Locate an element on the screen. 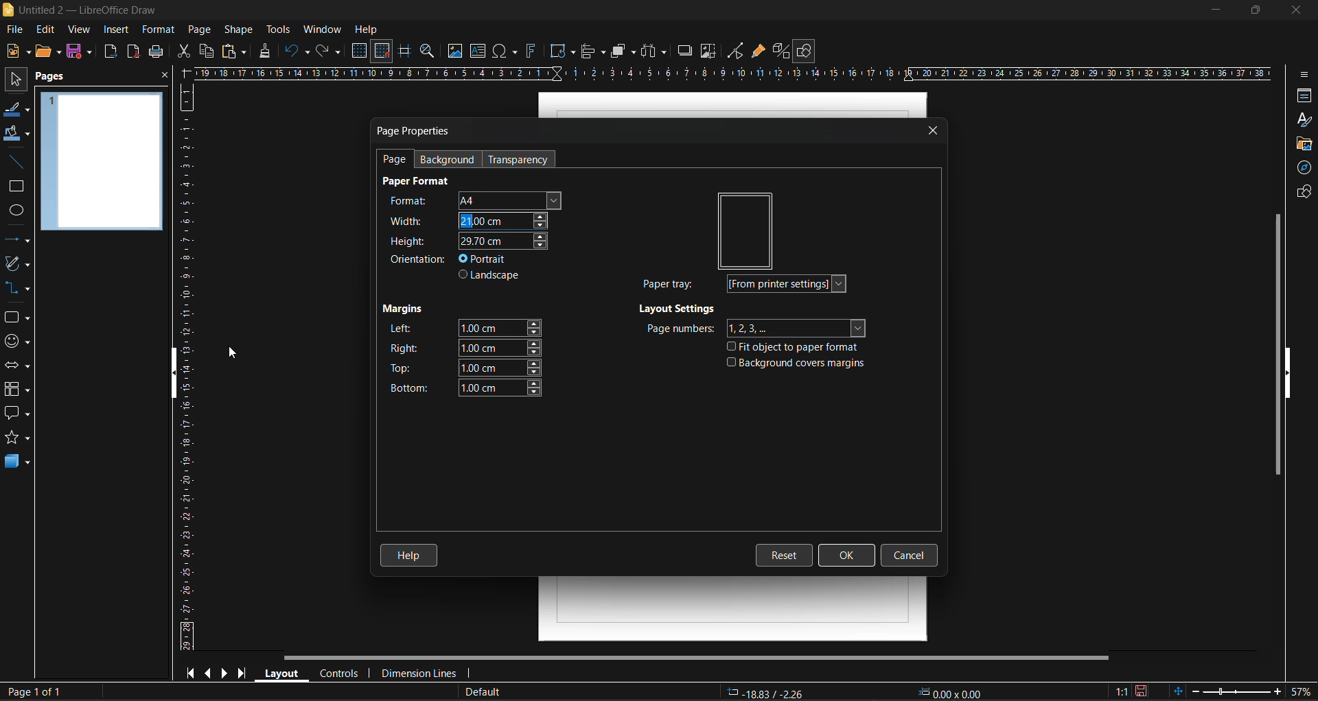 The width and height of the screenshot is (1318, 701). vertical scroll bar is located at coordinates (1273, 344).